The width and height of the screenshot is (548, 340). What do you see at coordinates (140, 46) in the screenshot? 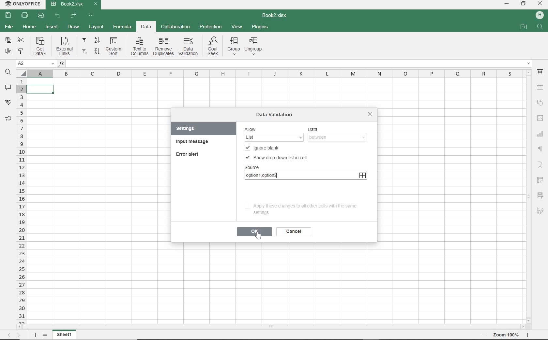
I see `text to columns` at bounding box center [140, 46].